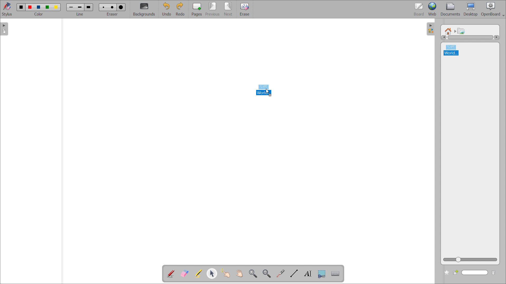 This screenshot has width=506, height=284. I want to click on image file being dragged to boardspace, so click(264, 91).